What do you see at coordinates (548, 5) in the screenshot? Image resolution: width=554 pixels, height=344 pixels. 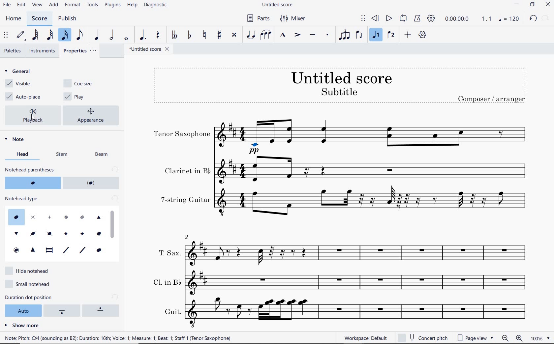 I see `close` at bounding box center [548, 5].